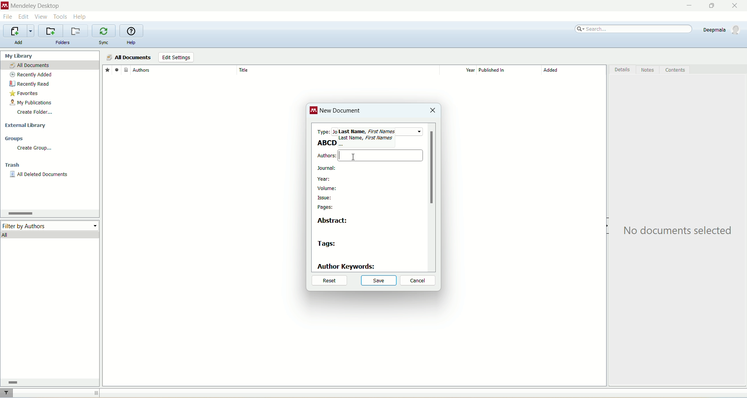 The width and height of the screenshot is (747, 398). Describe the element at coordinates (367, 134) in the screenshot. I see `test` at that location.